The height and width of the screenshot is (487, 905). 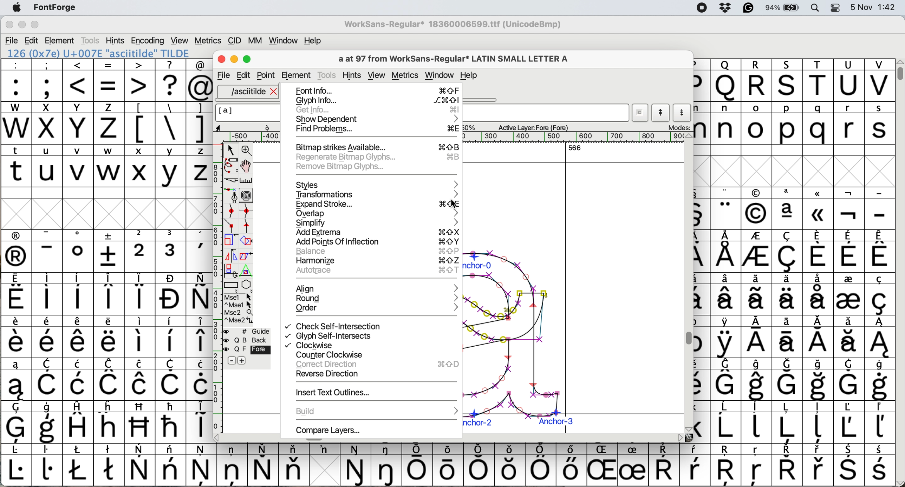 I want to click on symbol, so click(x=79, y=337).